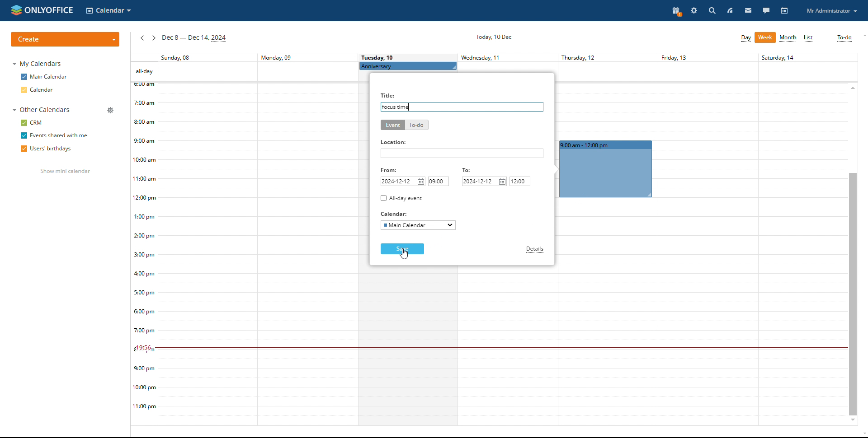 The width and height of the screenshot is (868, 438). Describe the element at coordinates (142, 38) in the screenshot. I see `previous week` at that location.